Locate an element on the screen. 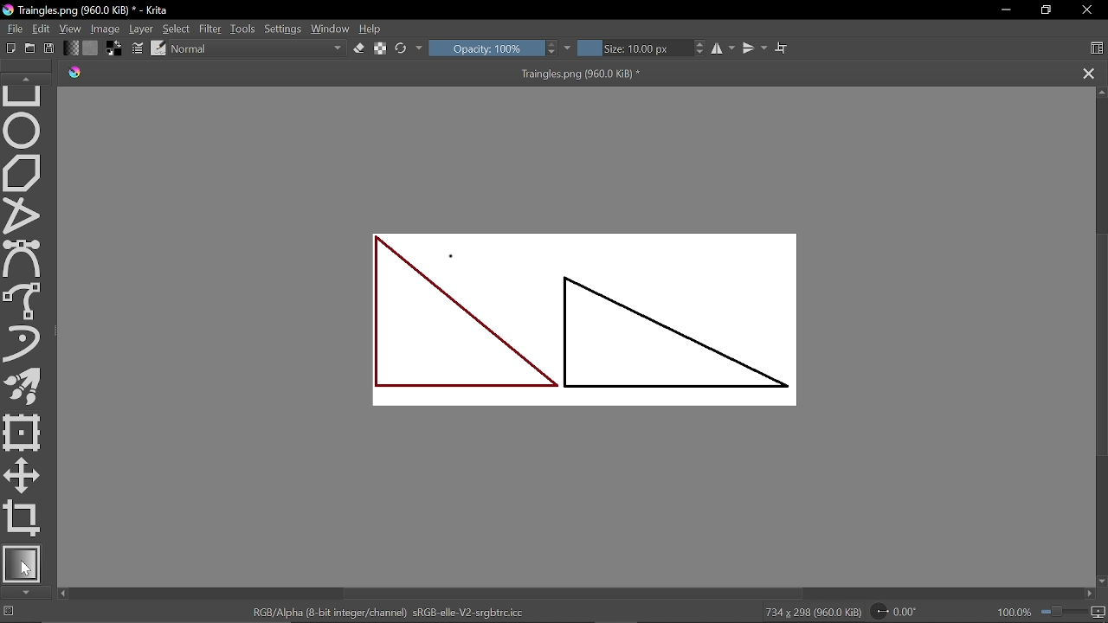  Crop tool is located at coordinates (23, 519).